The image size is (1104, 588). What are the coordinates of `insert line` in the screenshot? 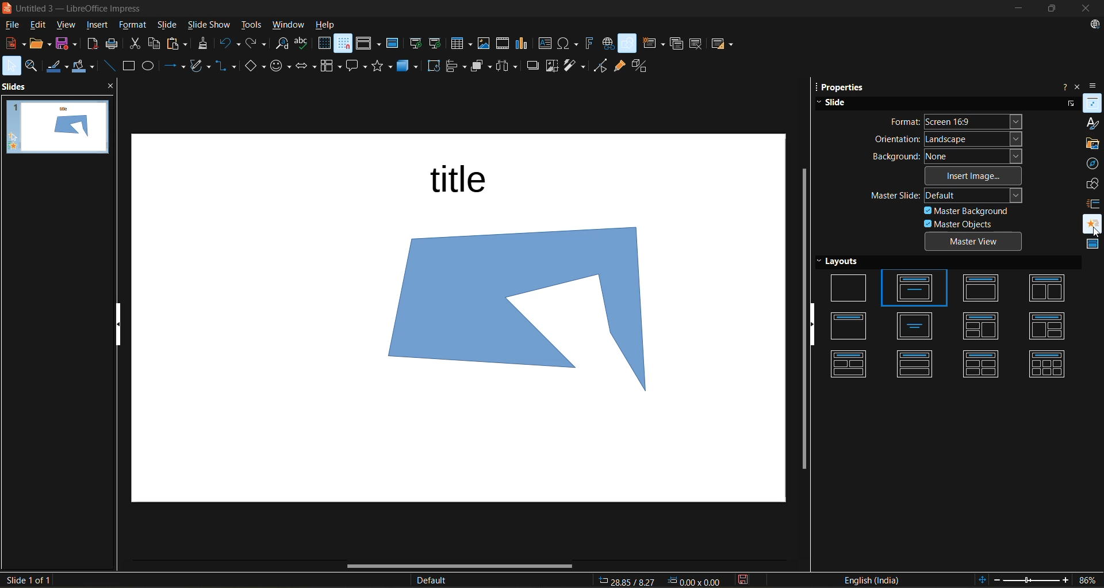 It's located at (110, 65).